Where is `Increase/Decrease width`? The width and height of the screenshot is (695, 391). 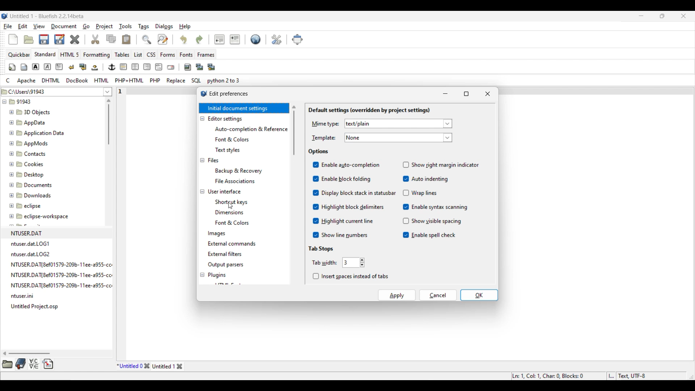 Increase/Decrease width is located at coordinates (362, 262).